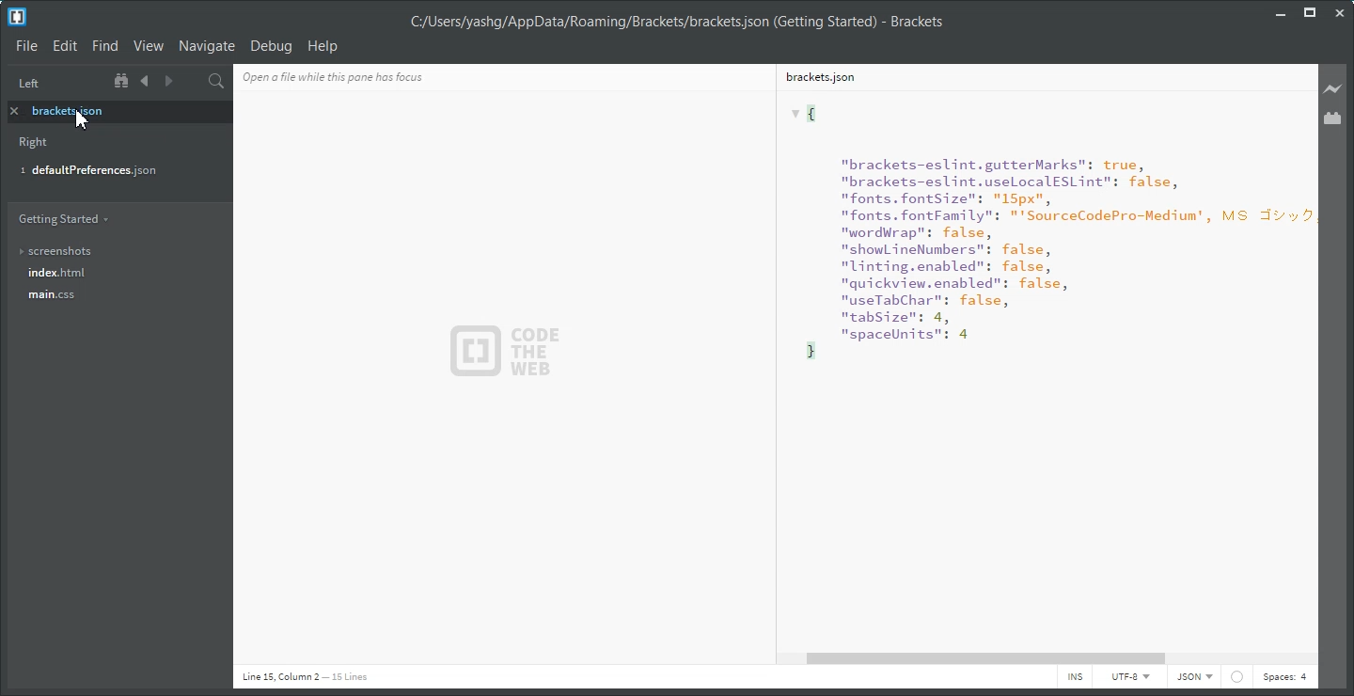 The width and height of the screenshot is (1354, 696). I want to click on Logo, so click(17, 17).